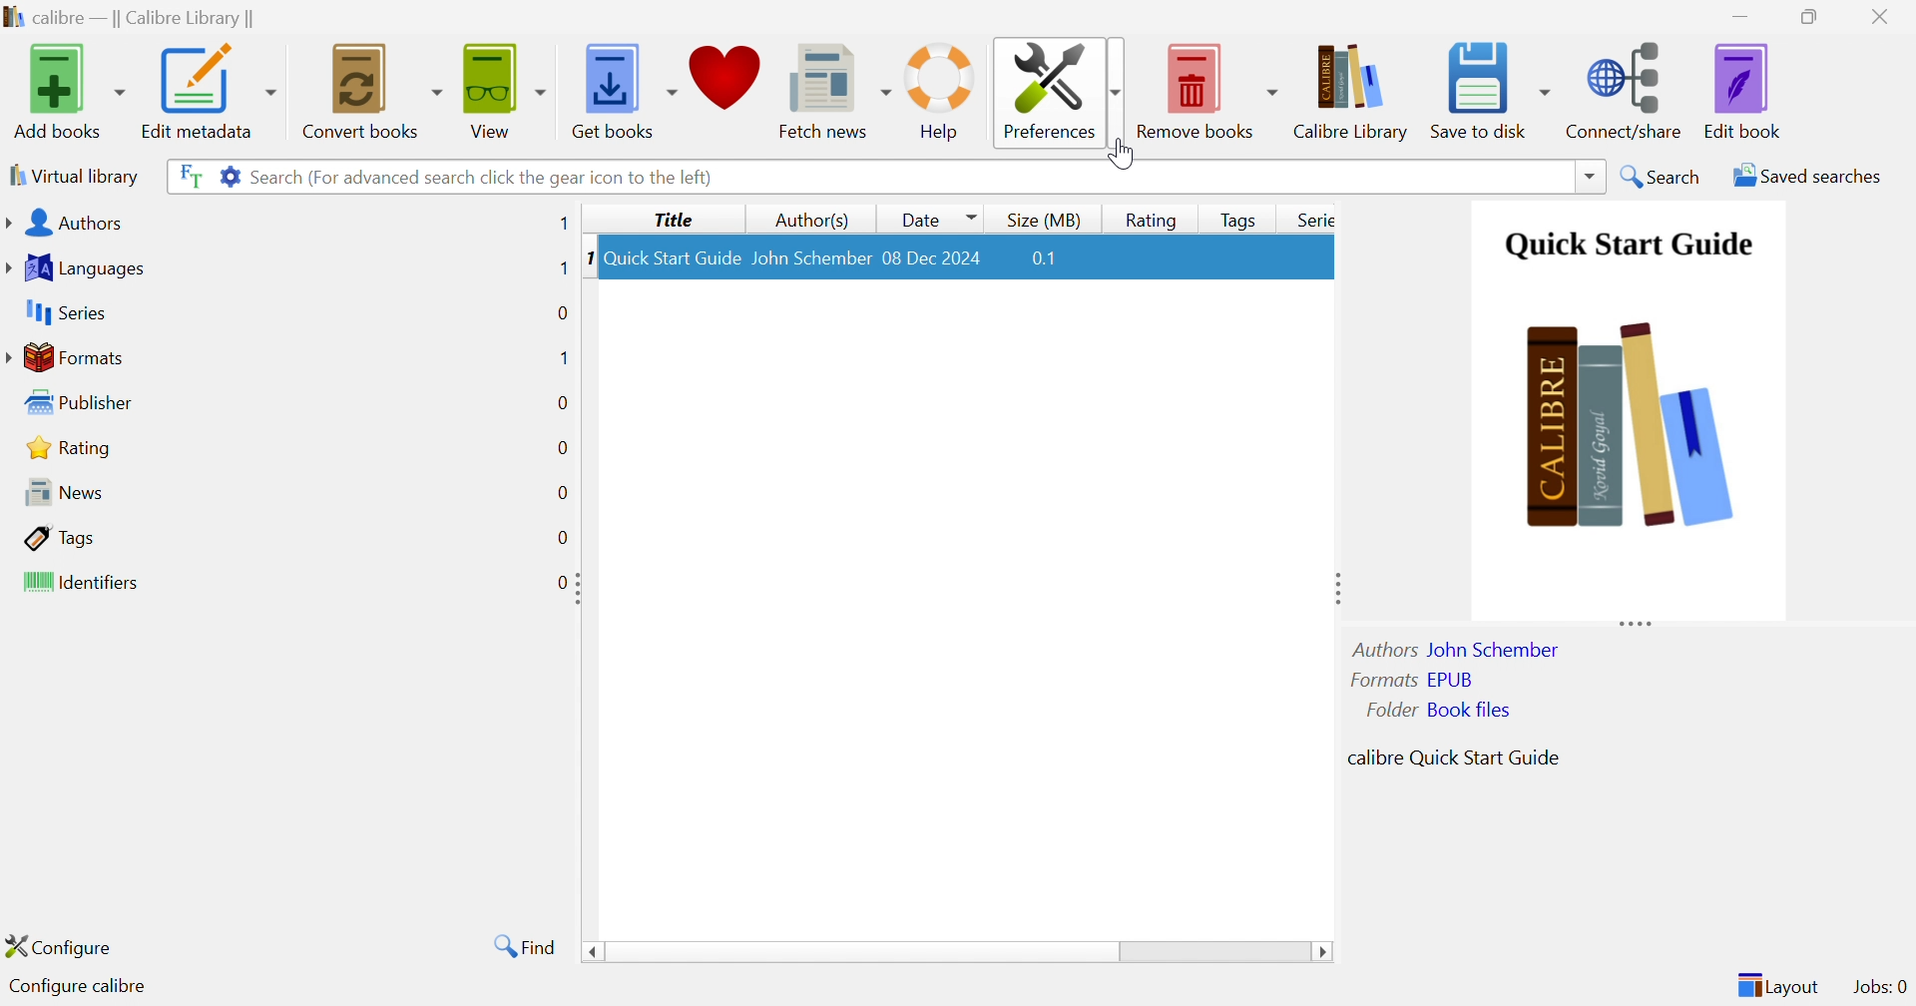 This screenshot has width=1916, height=1006. I want to click on Jobs: 0, so click(1881, 988).